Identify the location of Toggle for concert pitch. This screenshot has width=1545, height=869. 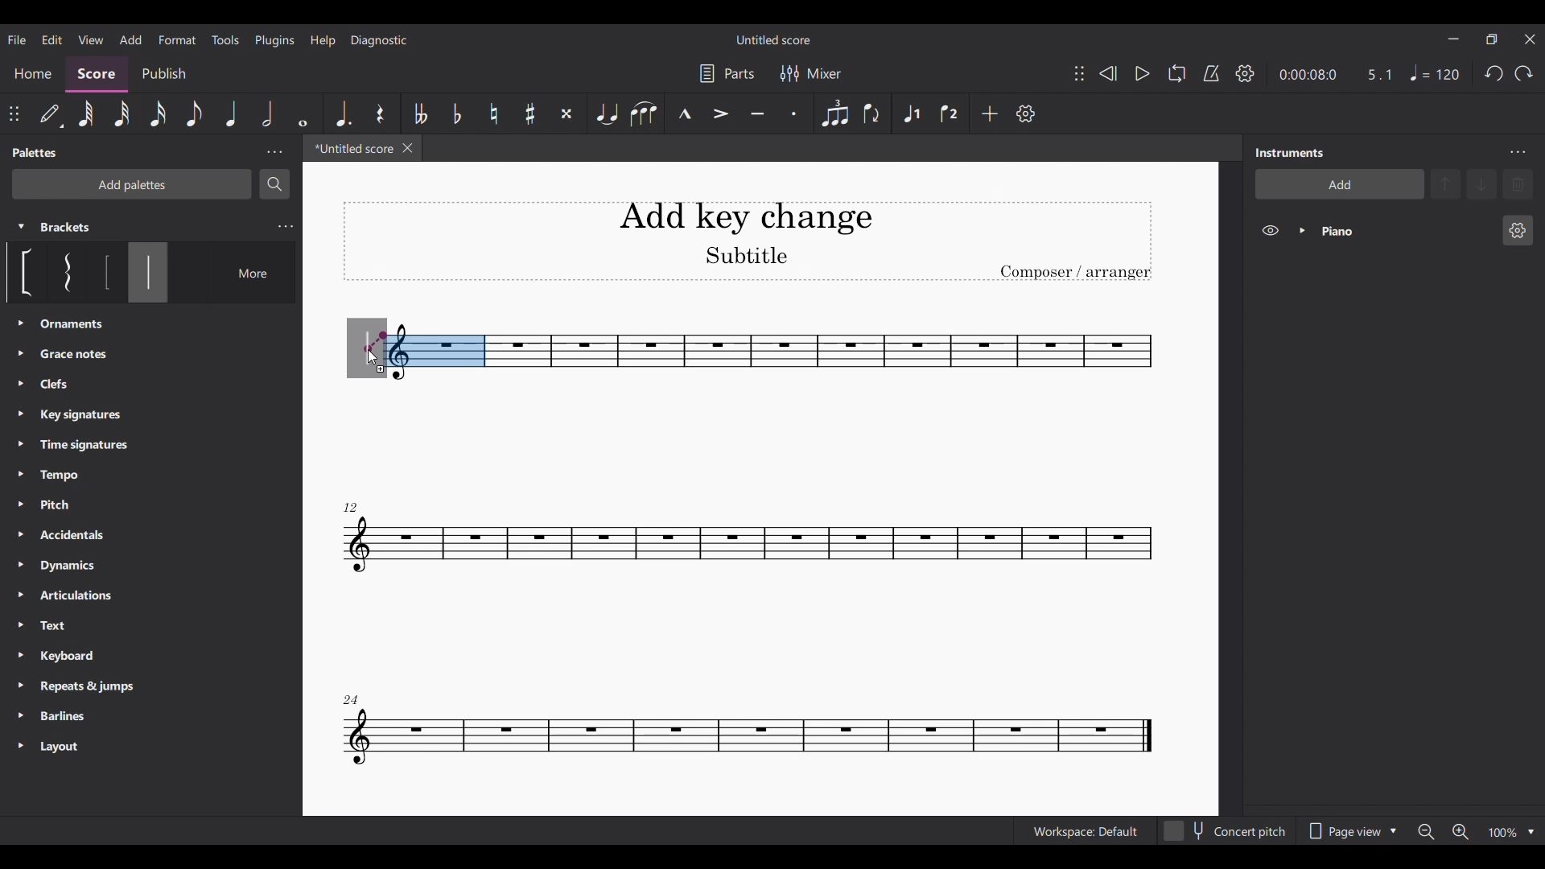
(1225, 830).